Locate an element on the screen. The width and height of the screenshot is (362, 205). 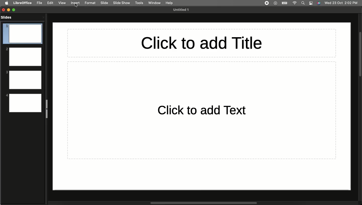
Format is located at coordinates (90, 3).